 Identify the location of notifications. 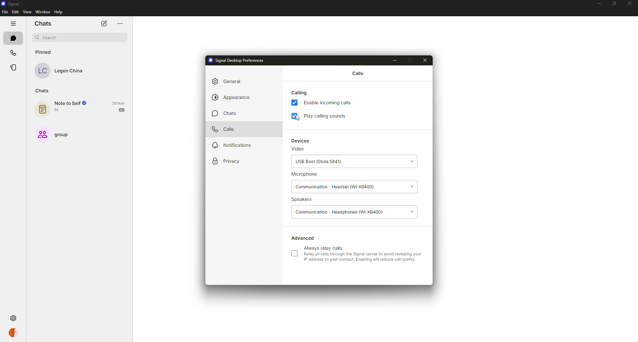
(237, 144).